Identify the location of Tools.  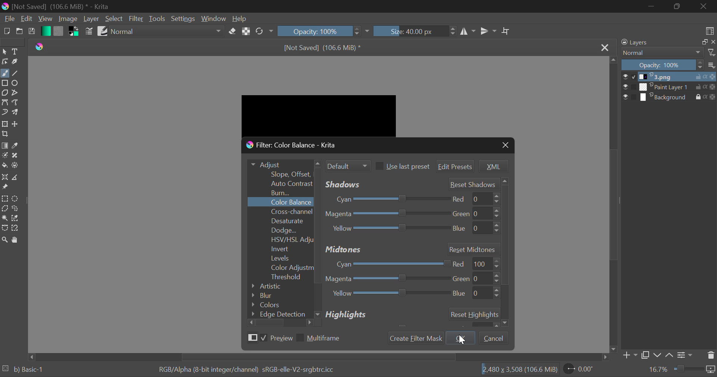
(158, 19).